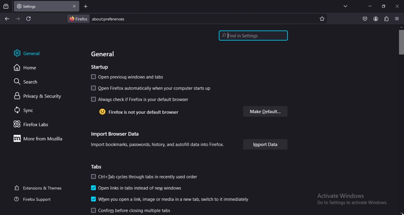  What do you see at coordinates (86, 7) in the screenshot?
I see `new tab` at bounding box center [86, 7].